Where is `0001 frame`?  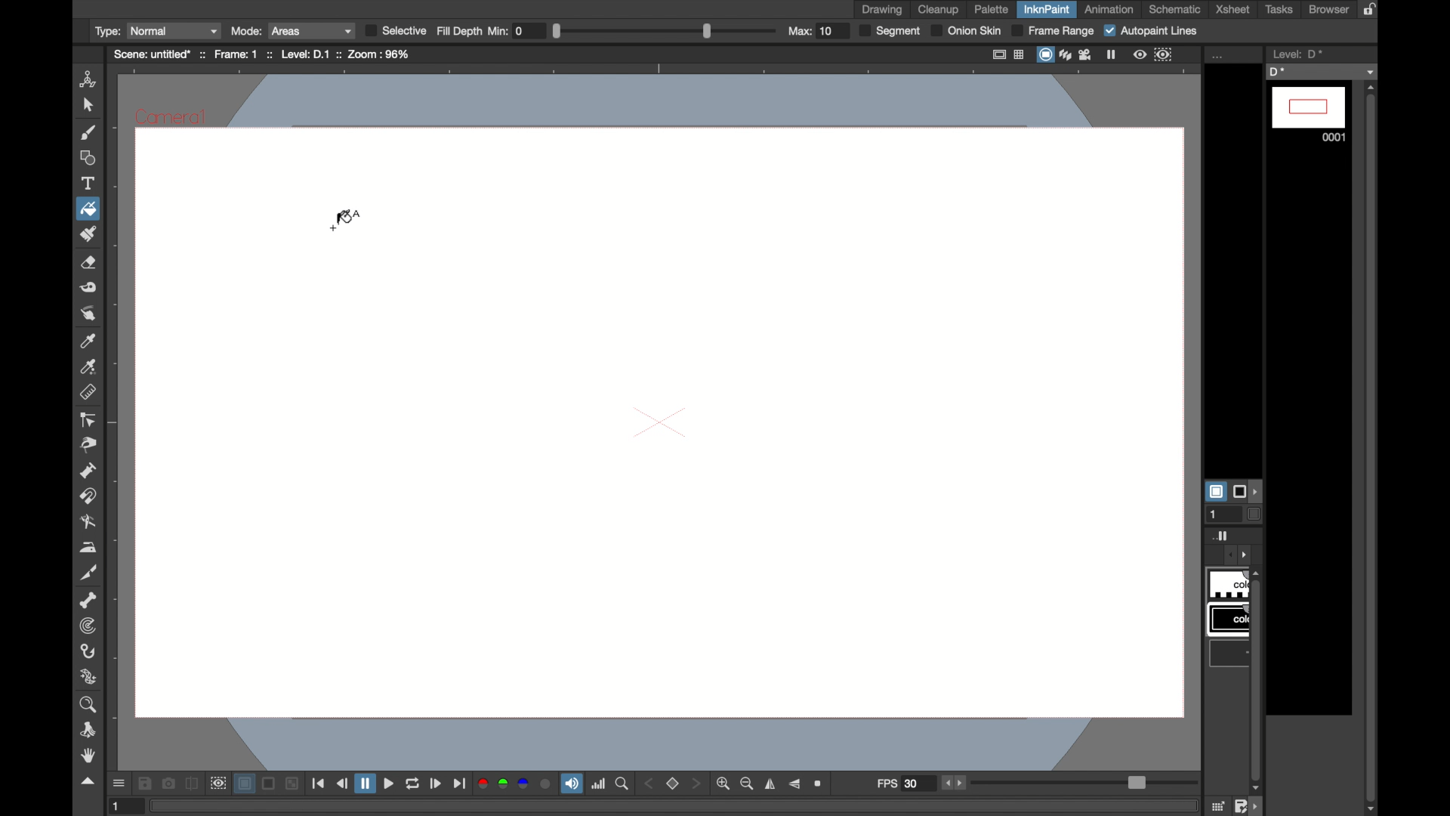
0001 frame is located at coordinates (1309, 115).